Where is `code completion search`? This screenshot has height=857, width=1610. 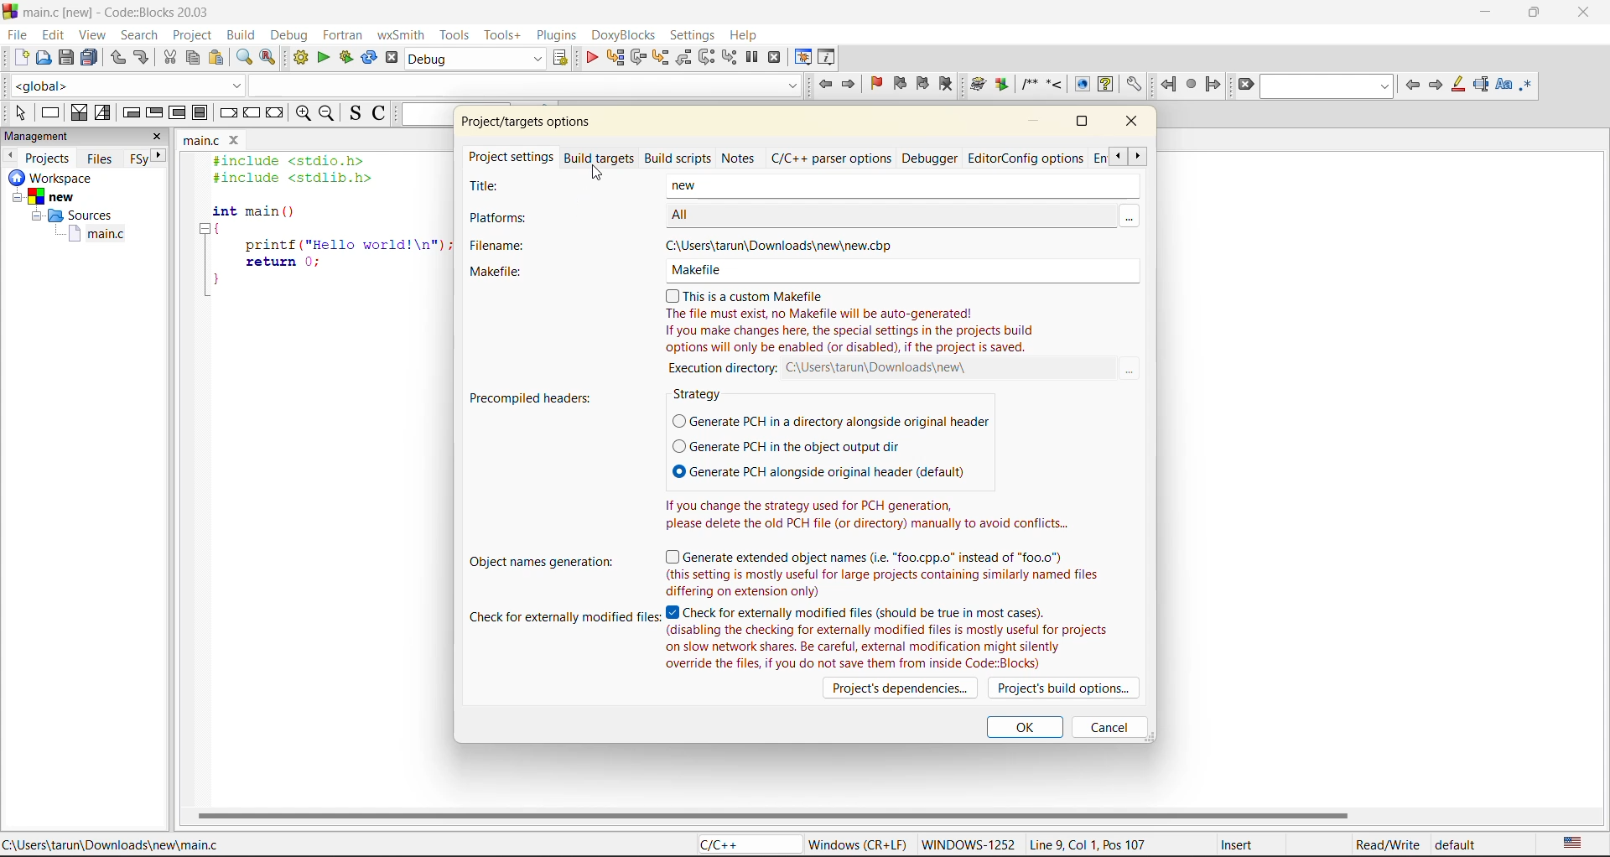
code completion search is located at coordinates (525, 84).